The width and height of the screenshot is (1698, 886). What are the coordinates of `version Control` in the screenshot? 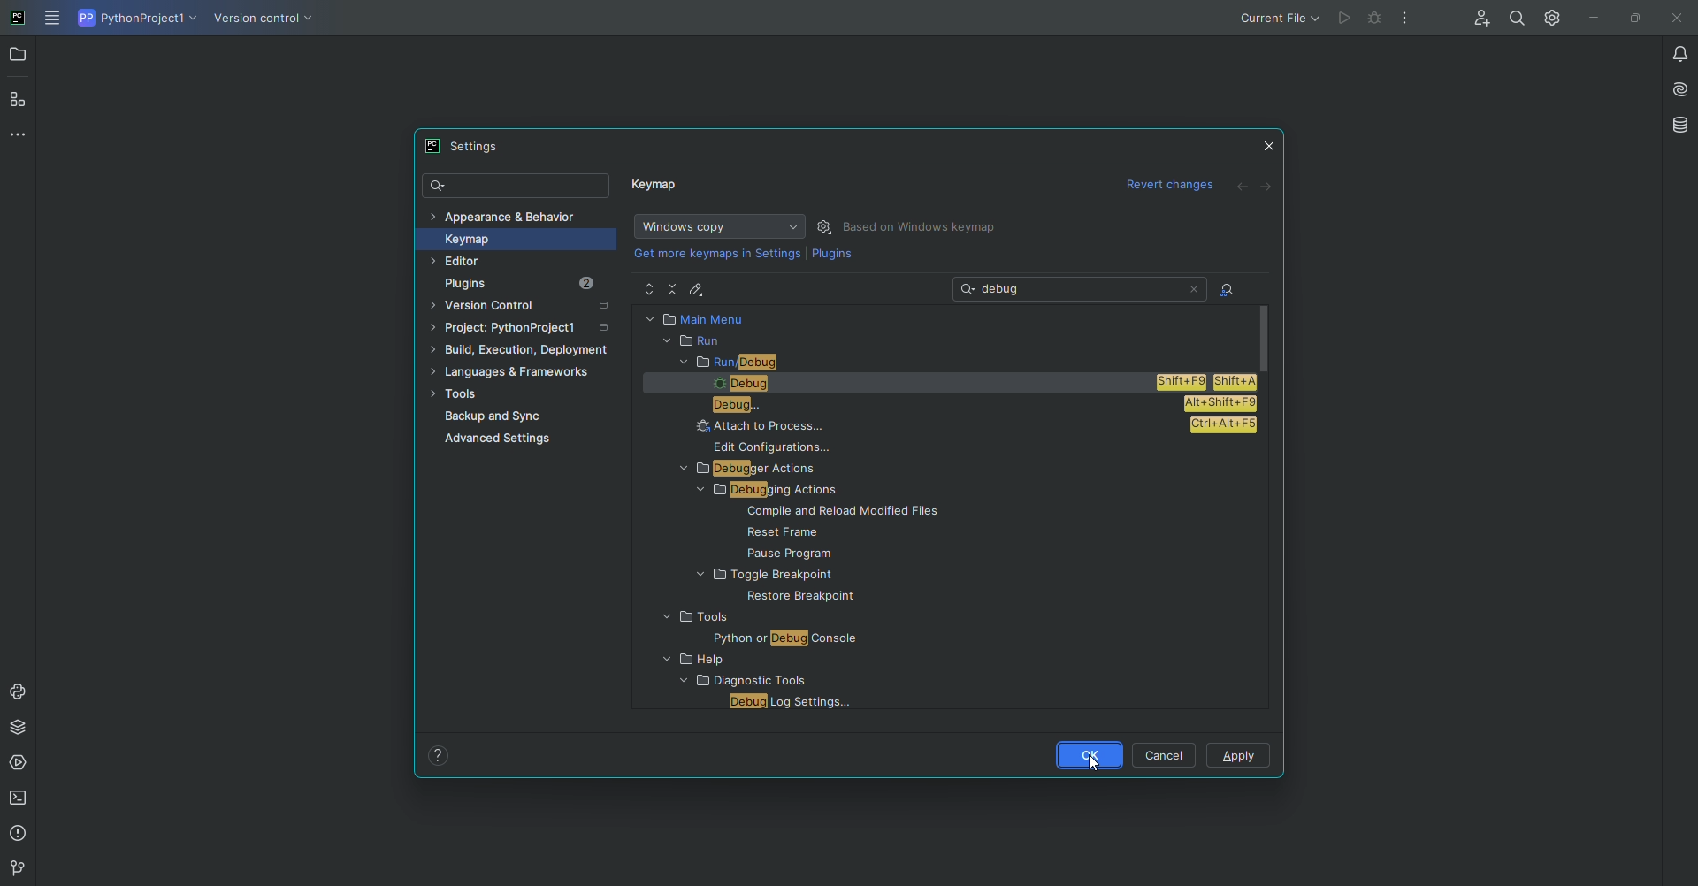 It's located at (15, 869).